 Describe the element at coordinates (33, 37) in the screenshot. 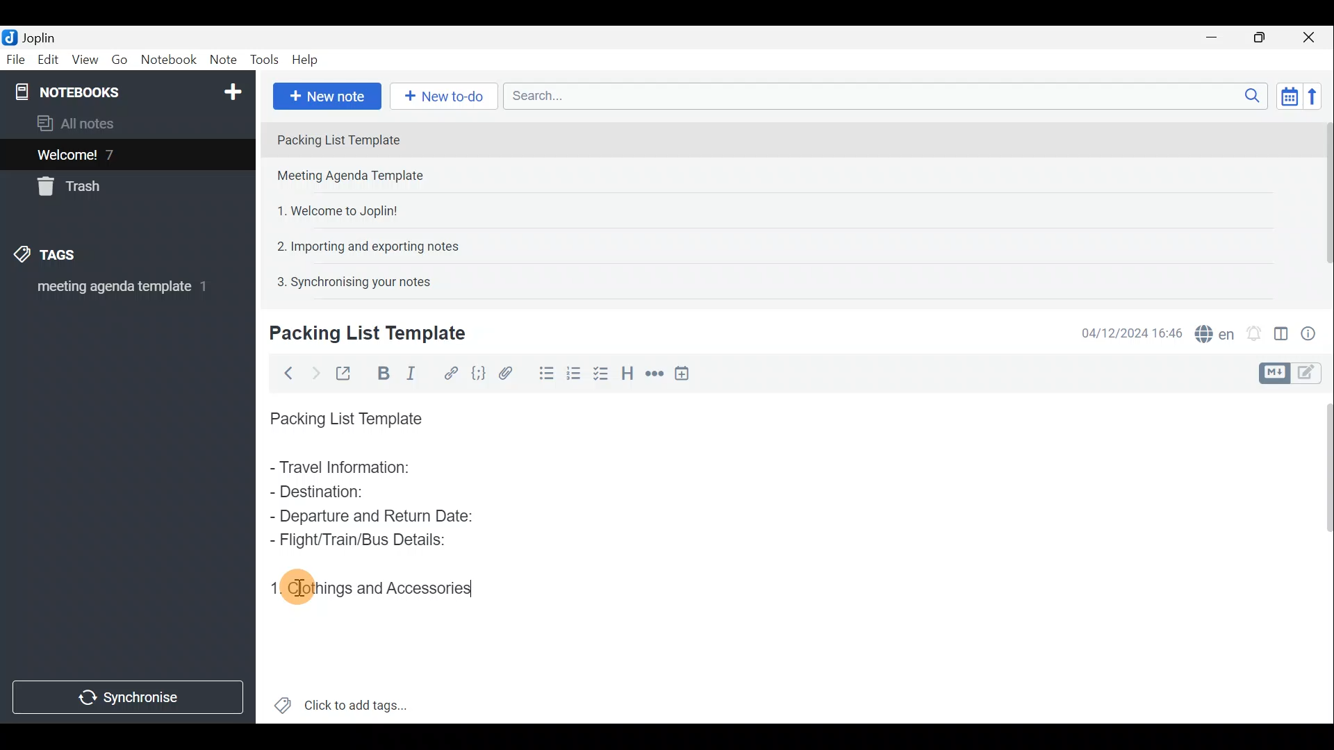

I see `Joplin` at that location.